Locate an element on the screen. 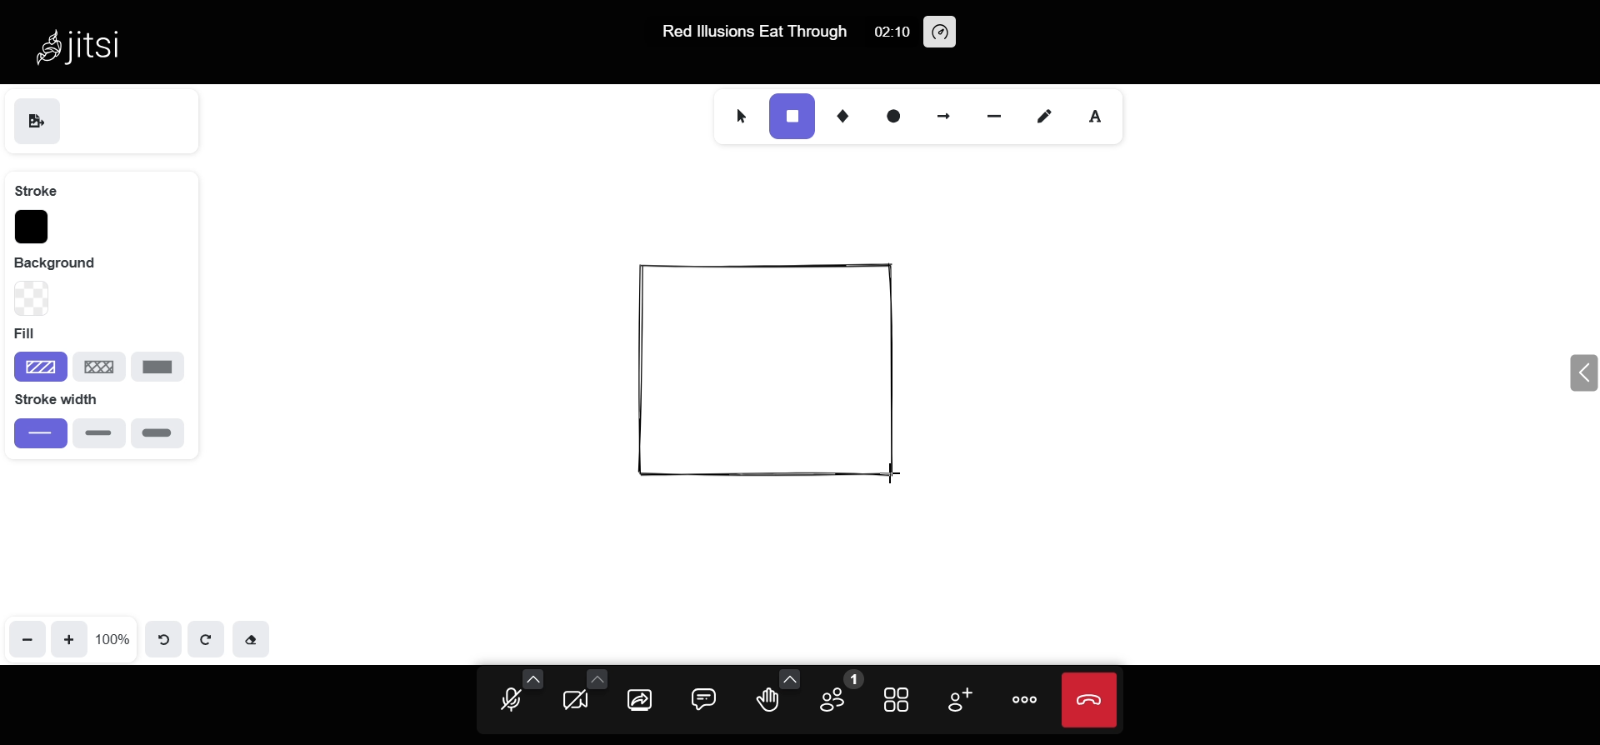  tile view is located at coordinates (899, 698).